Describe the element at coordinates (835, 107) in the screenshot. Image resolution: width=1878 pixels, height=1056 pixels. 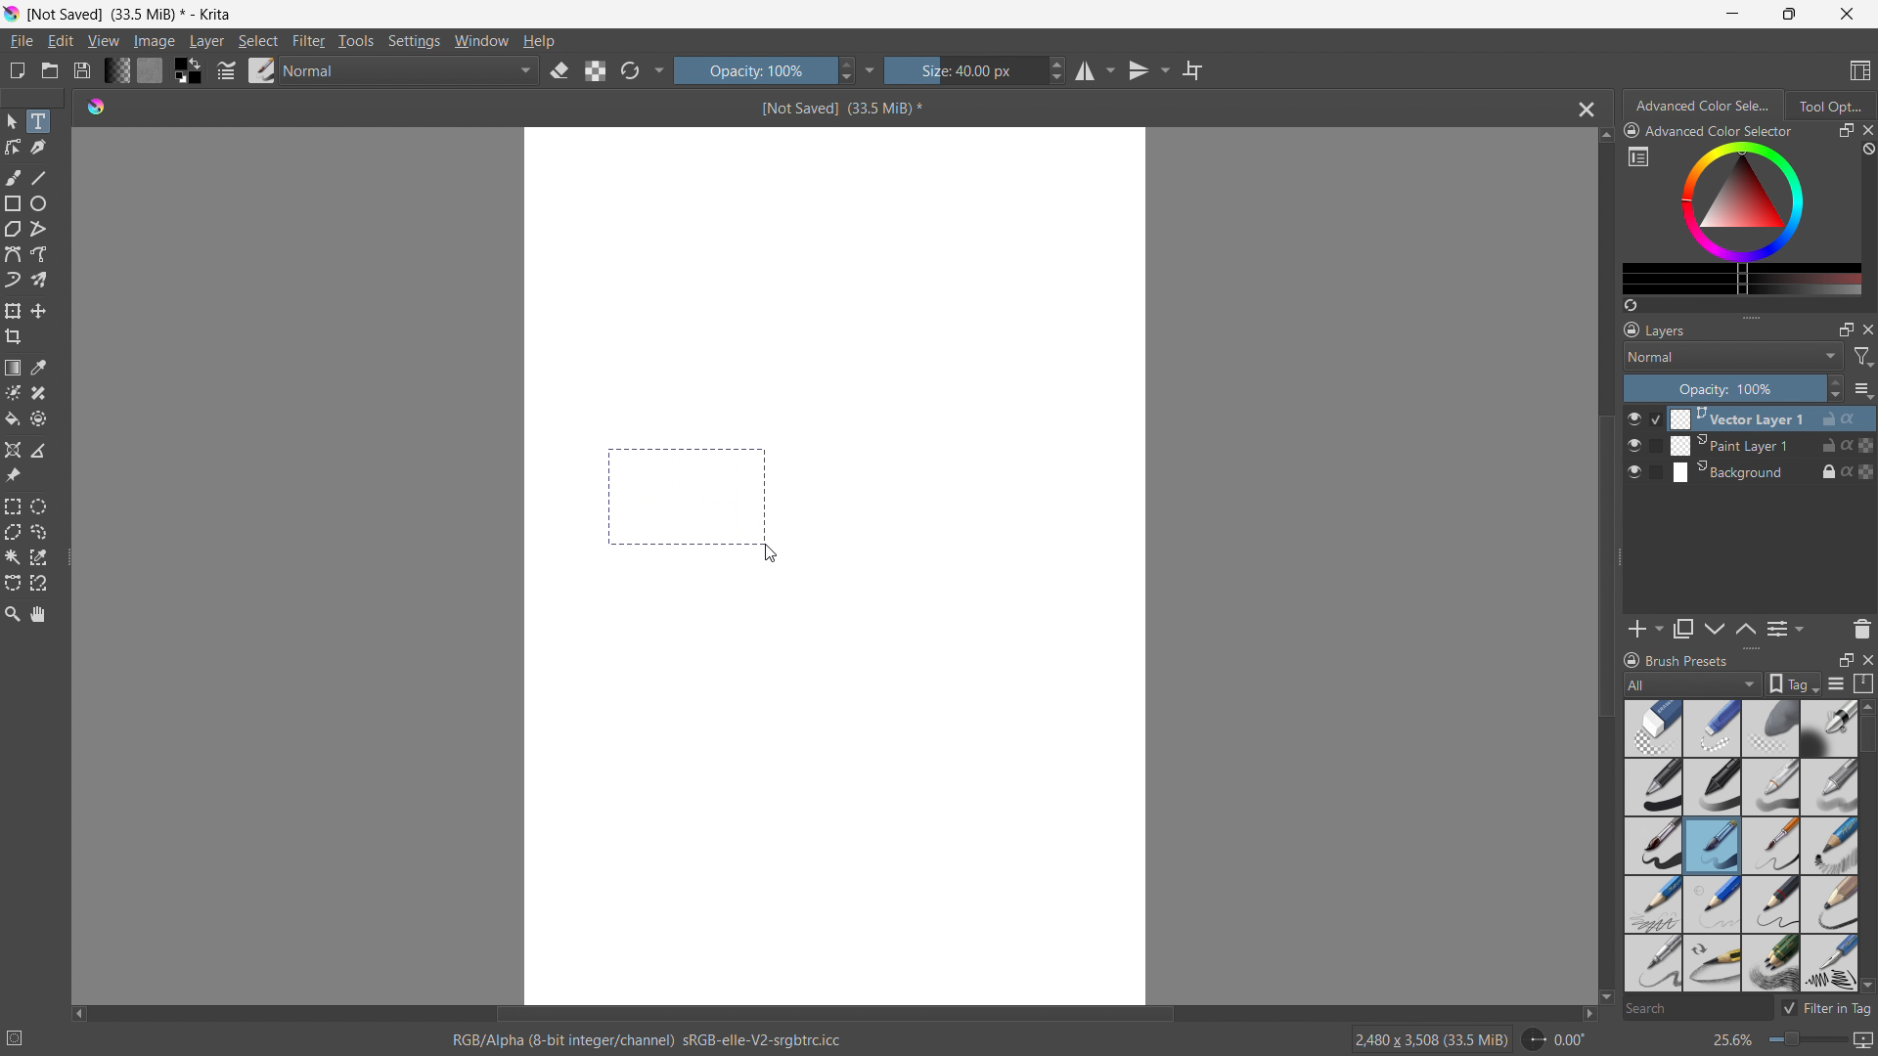
I see `Not saved(33.5 Mib` at that location.